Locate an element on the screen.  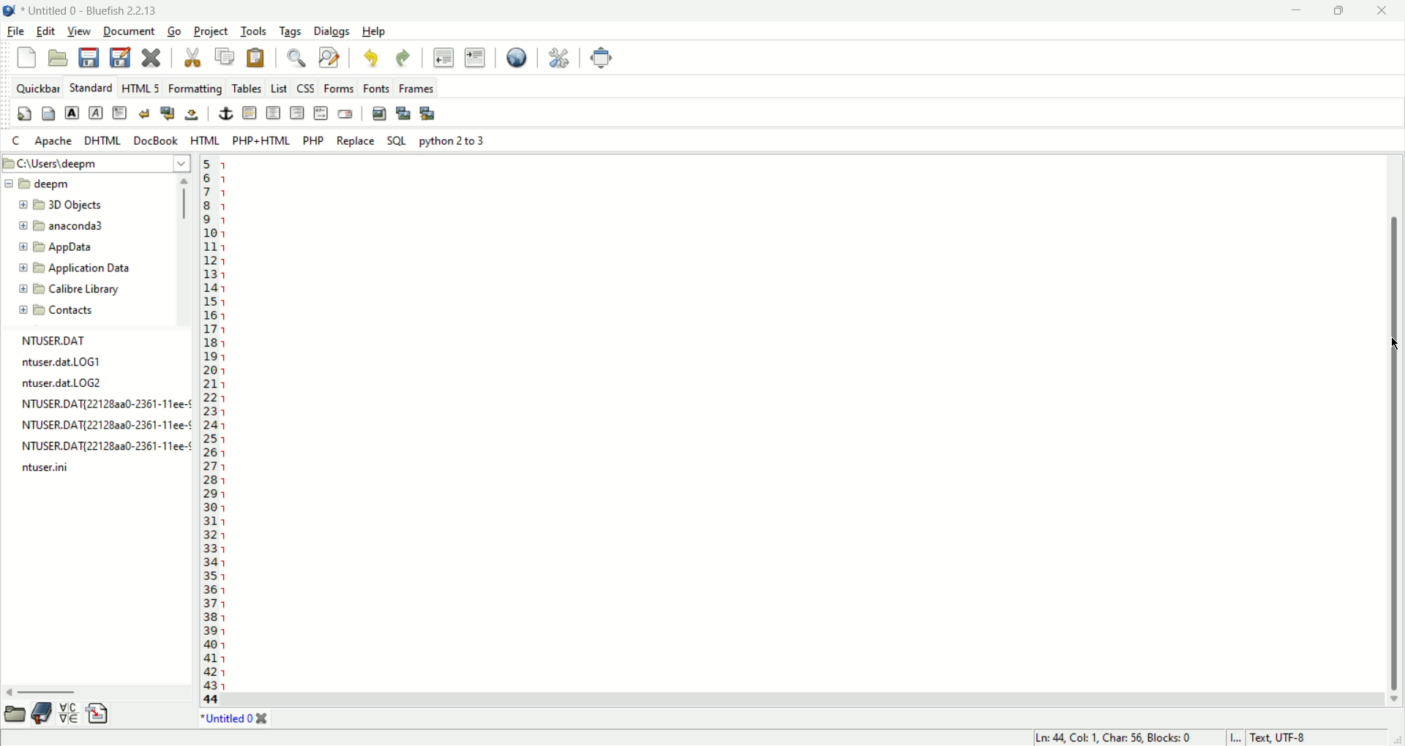
DocBook is located at coordinates (154, 140).